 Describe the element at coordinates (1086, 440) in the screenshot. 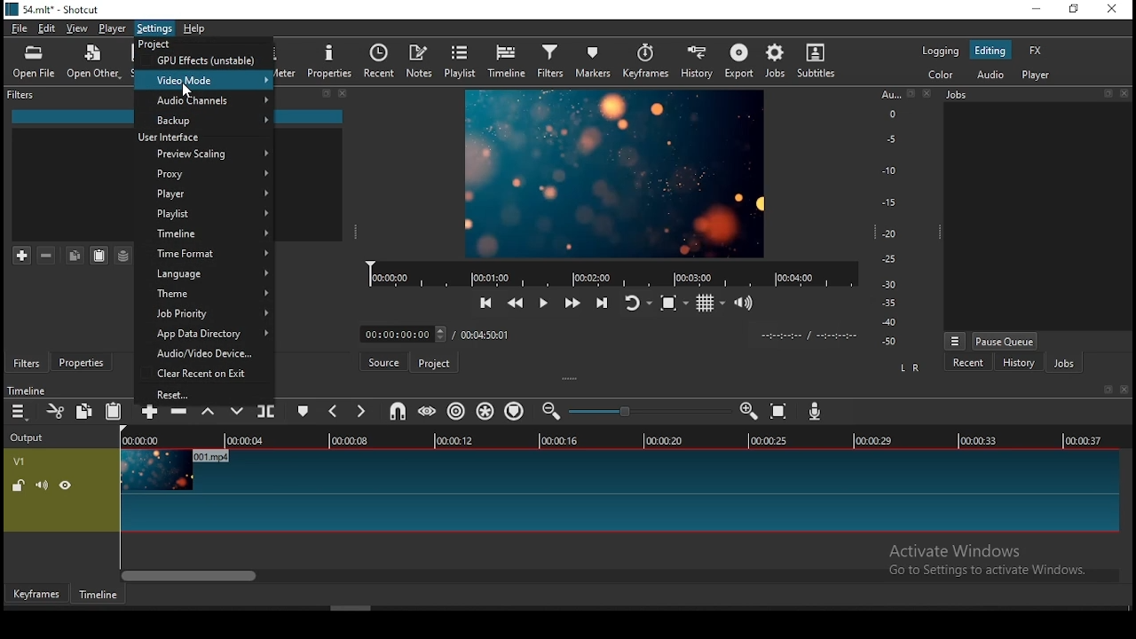

I see `00:00:37` at that location.